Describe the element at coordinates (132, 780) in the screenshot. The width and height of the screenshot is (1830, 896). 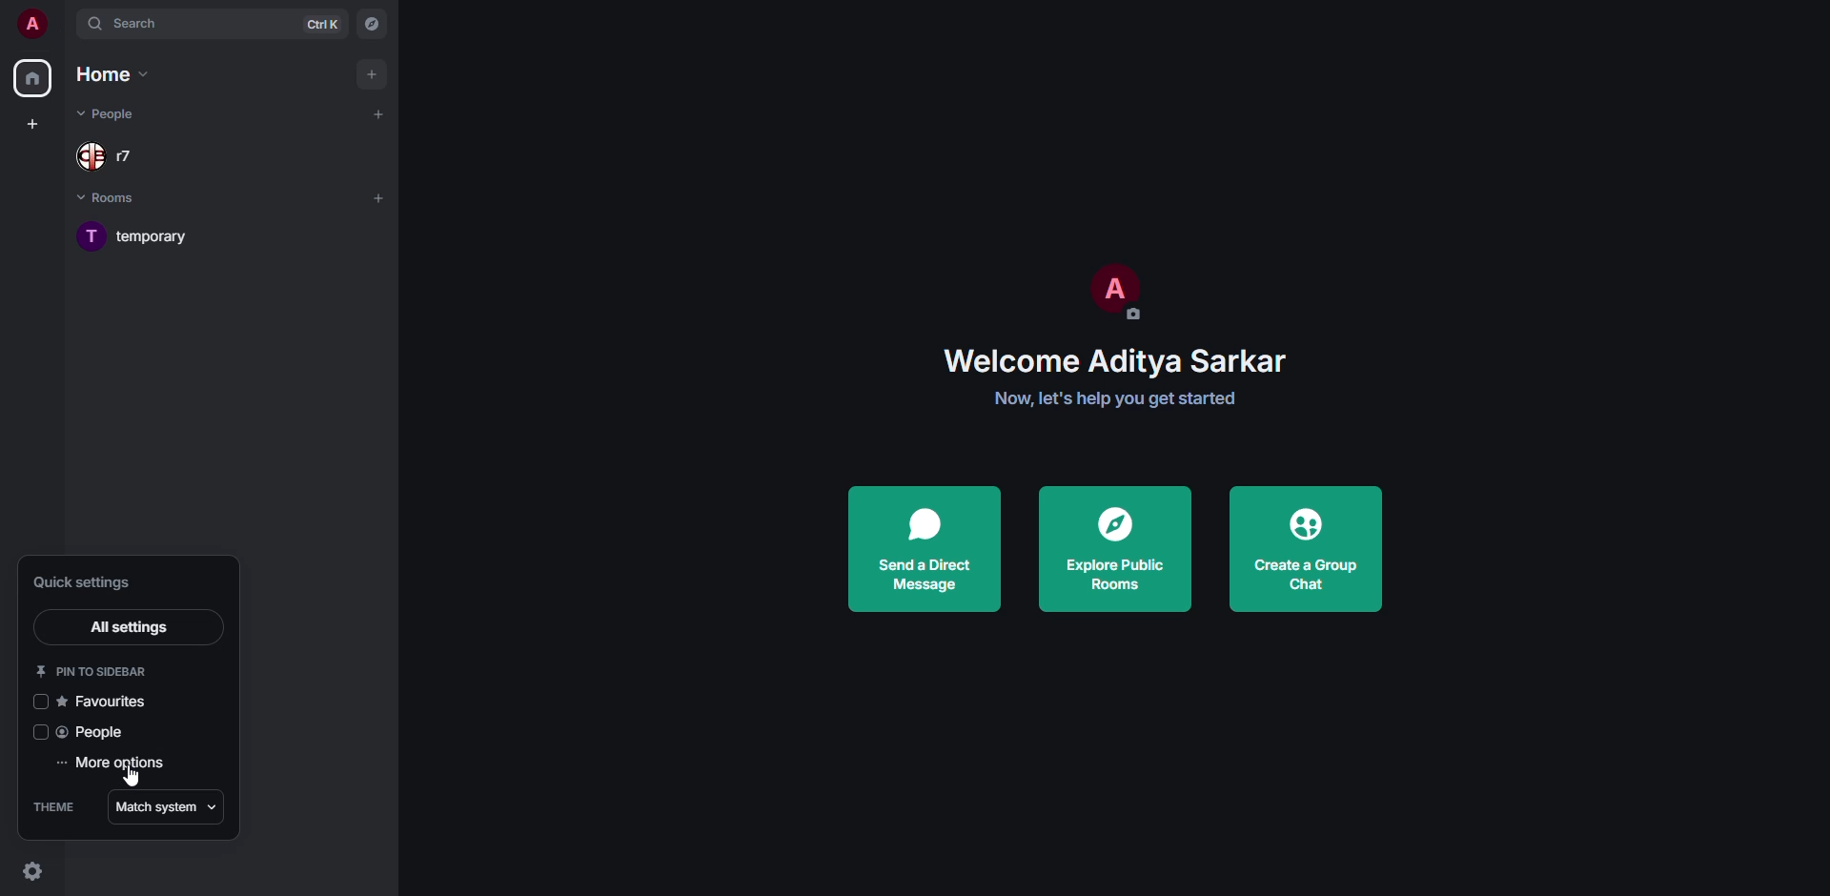
I see `cursor` at that location.